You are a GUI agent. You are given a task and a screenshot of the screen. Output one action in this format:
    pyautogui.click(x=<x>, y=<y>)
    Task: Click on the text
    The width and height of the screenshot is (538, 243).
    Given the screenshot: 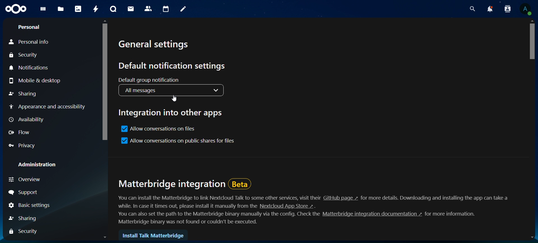 What is the action you would take?
    pyautogui.click(x=219, y=198)
    